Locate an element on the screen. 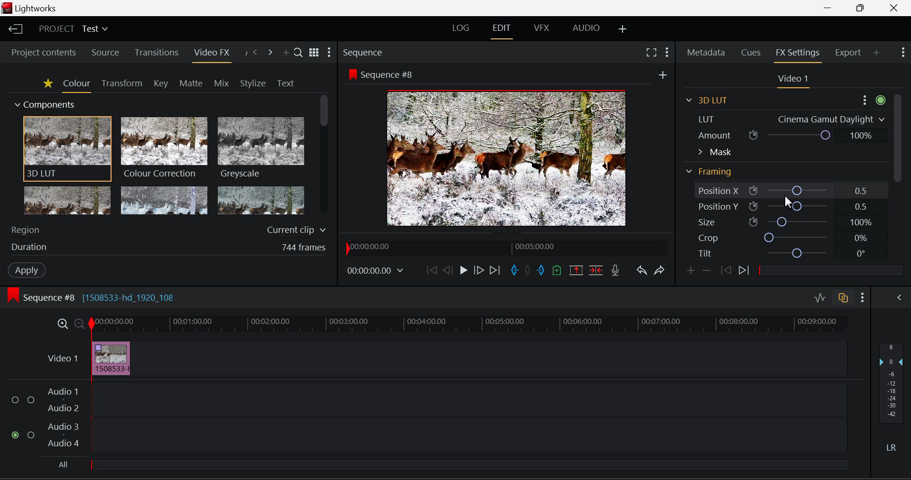  Full Screen is located at coordinates (651, 52).